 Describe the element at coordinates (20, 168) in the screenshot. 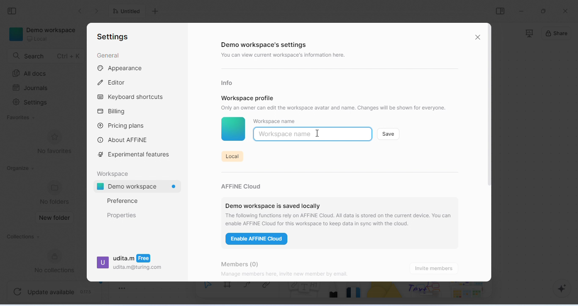

I see `organize` at that location.